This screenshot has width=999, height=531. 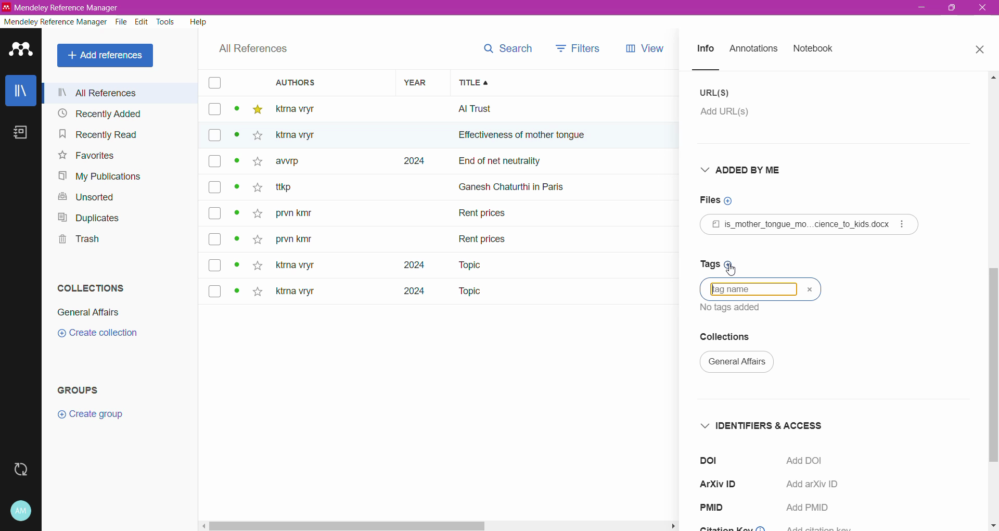 I want to click on General Affairs, so click(x=88, y=312).